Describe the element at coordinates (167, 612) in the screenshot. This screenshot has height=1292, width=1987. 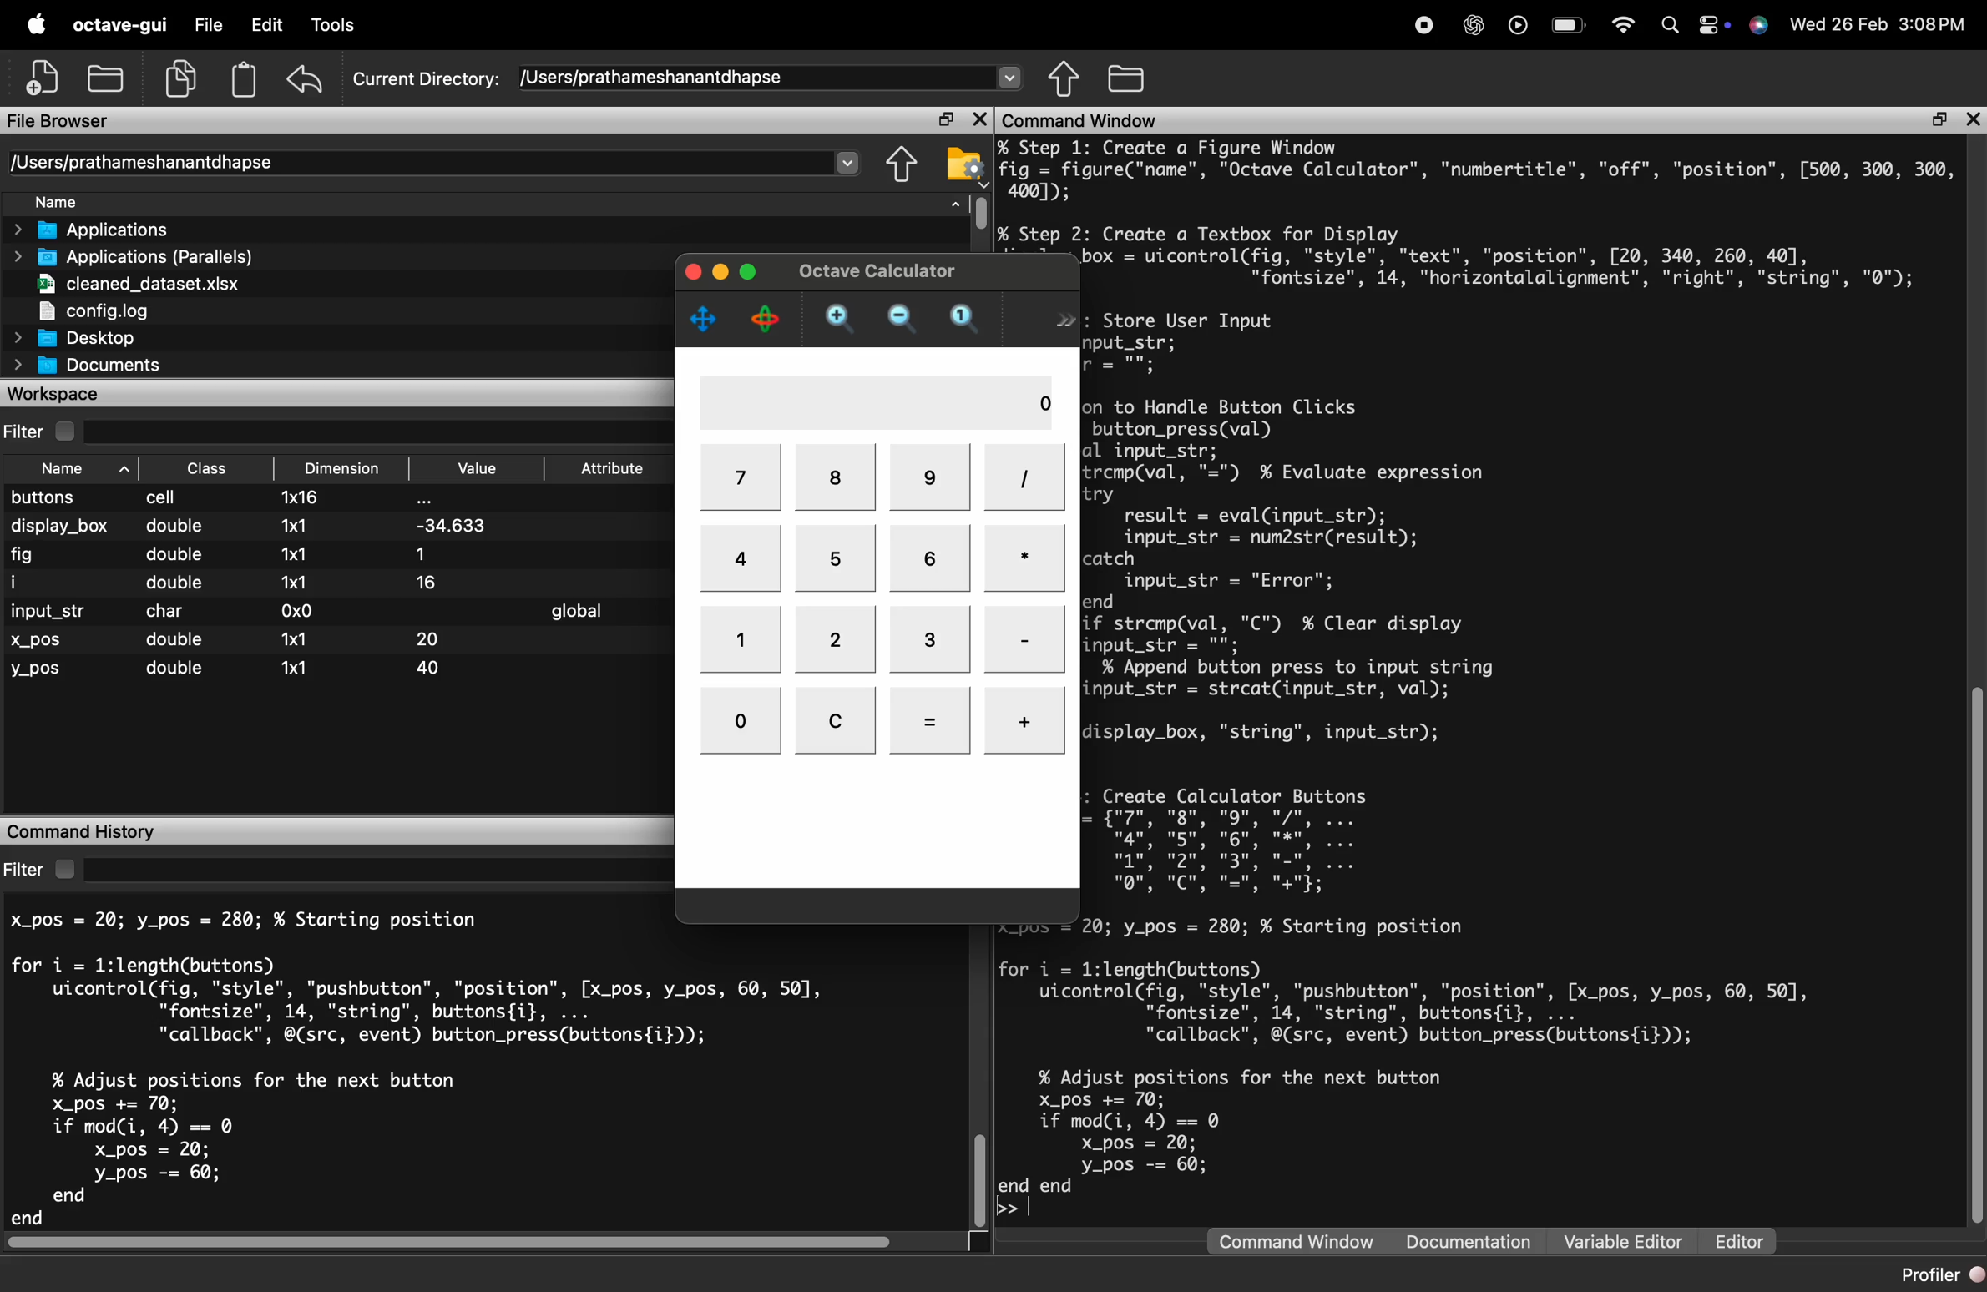
I see `char` at that location.